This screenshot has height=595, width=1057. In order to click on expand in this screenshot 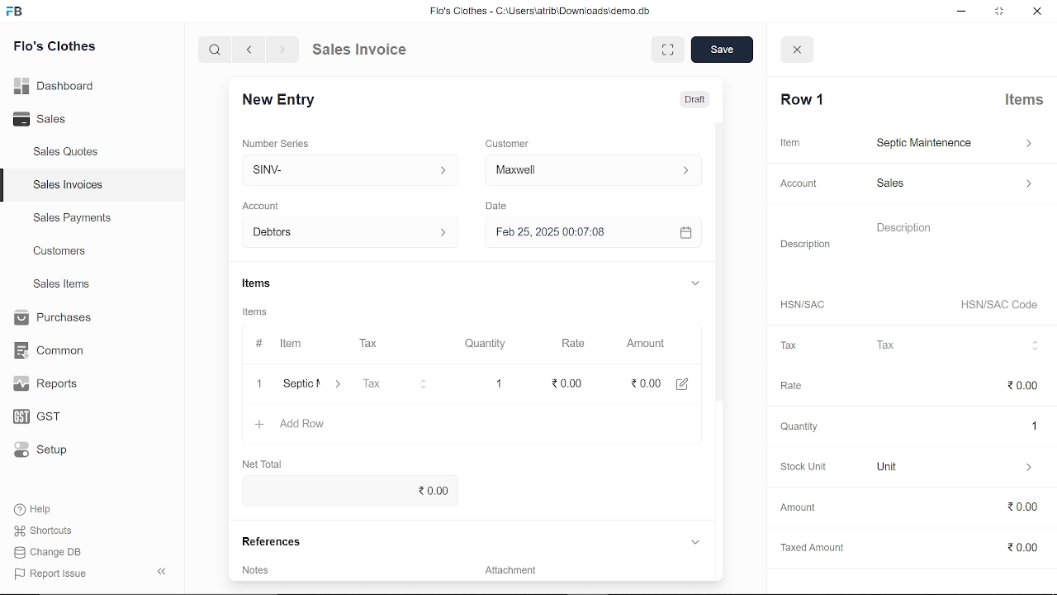, I will do `click(694, 283)`.